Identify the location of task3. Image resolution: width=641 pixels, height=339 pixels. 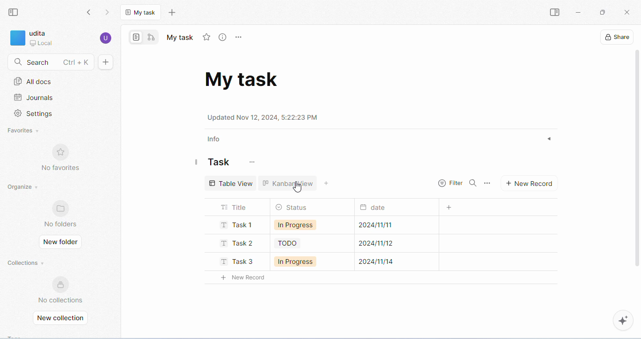
(234, 262).